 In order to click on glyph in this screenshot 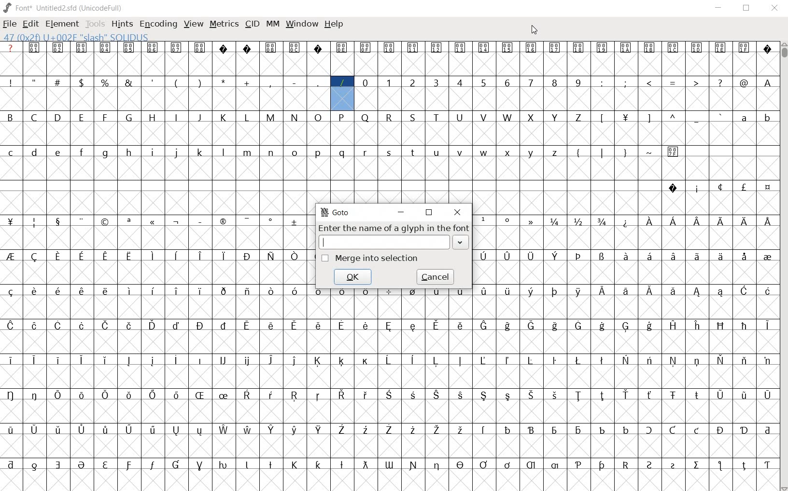, I will do `click(34, 360)`.